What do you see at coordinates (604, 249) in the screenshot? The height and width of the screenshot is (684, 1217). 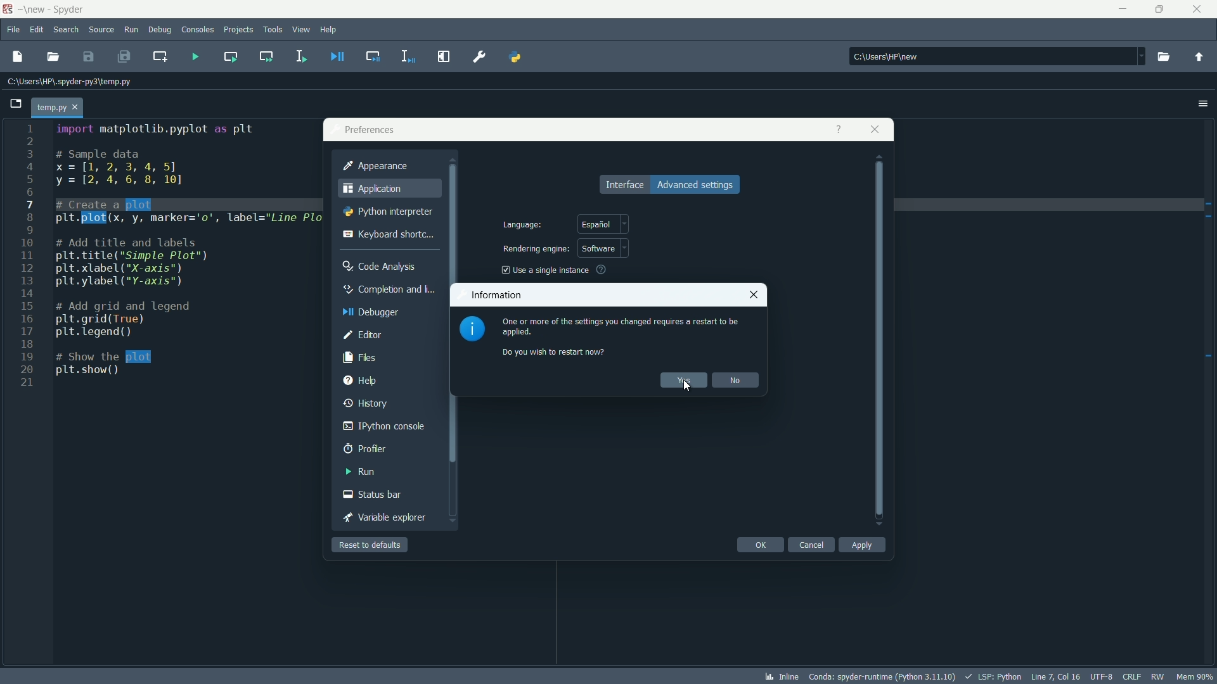 I see `software` at bounding box center [604, 249].